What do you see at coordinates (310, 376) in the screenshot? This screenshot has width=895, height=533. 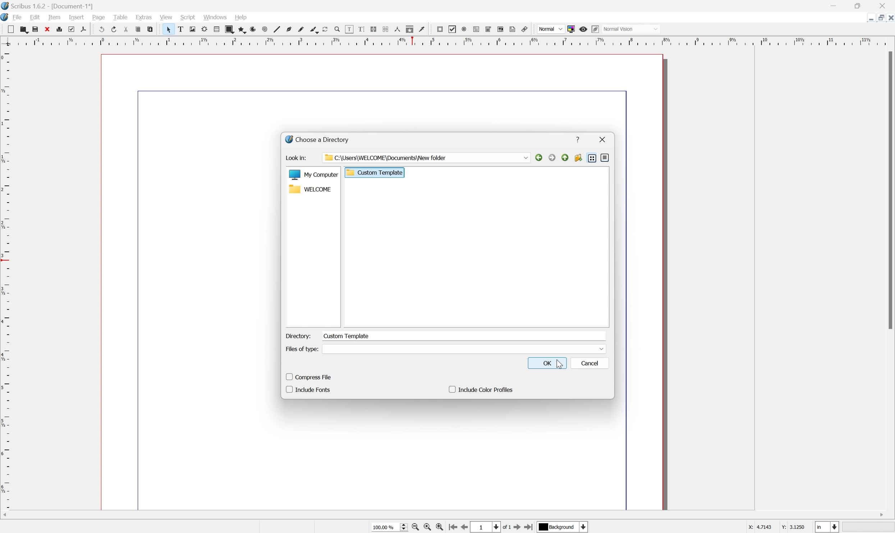 I see `compress file` at bounding box center [310, 376].